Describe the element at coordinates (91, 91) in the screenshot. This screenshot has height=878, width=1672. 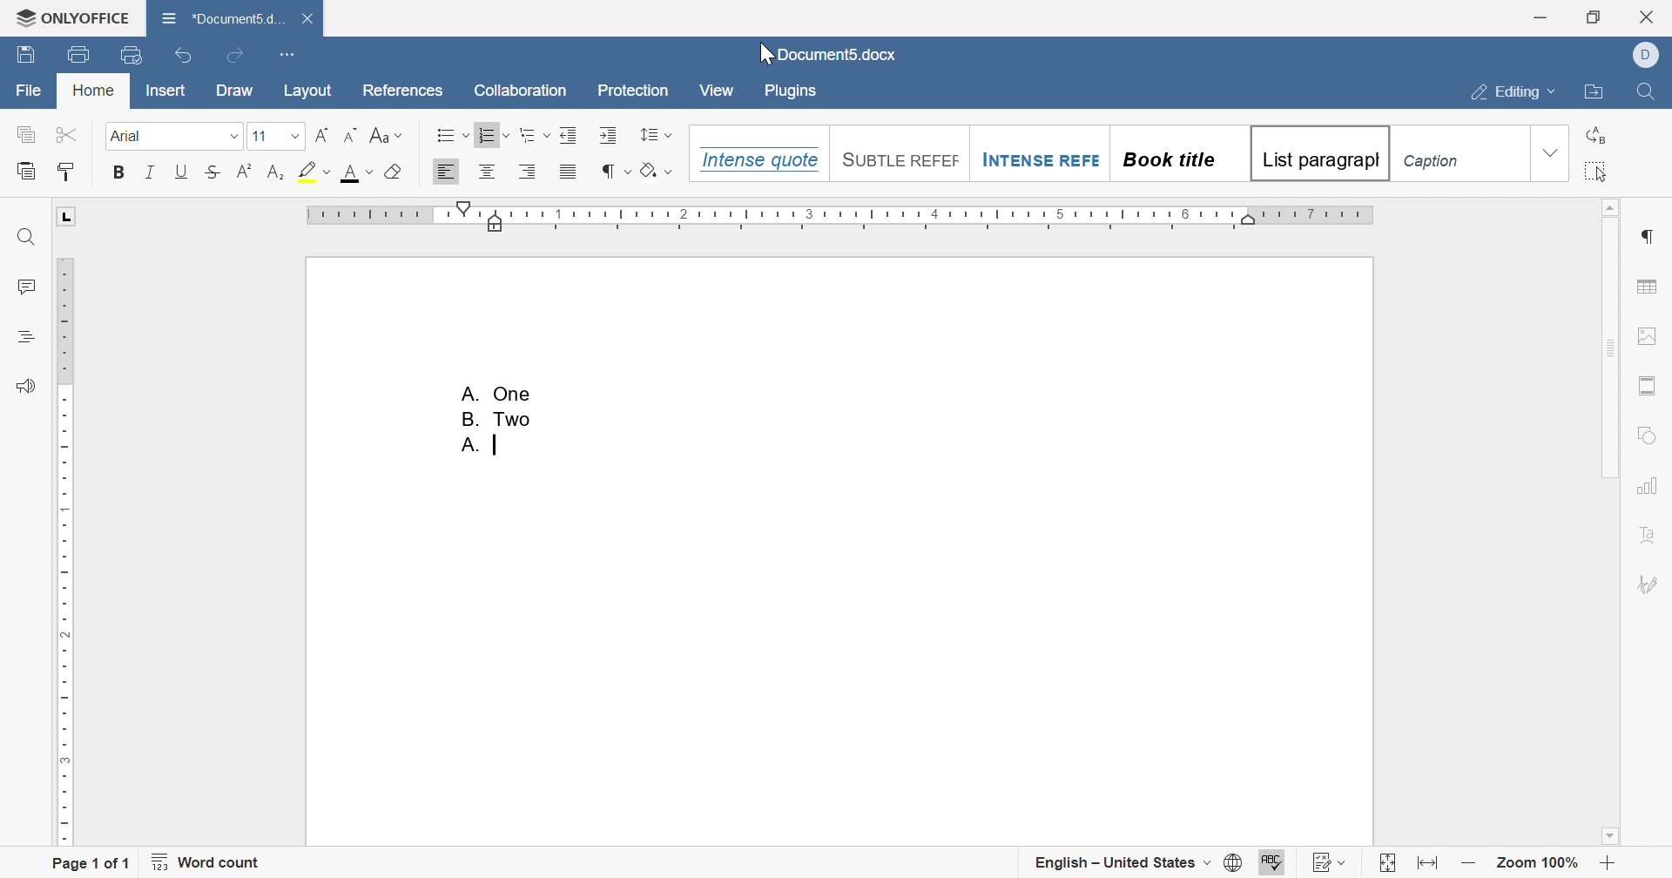
I see `home` at that location.